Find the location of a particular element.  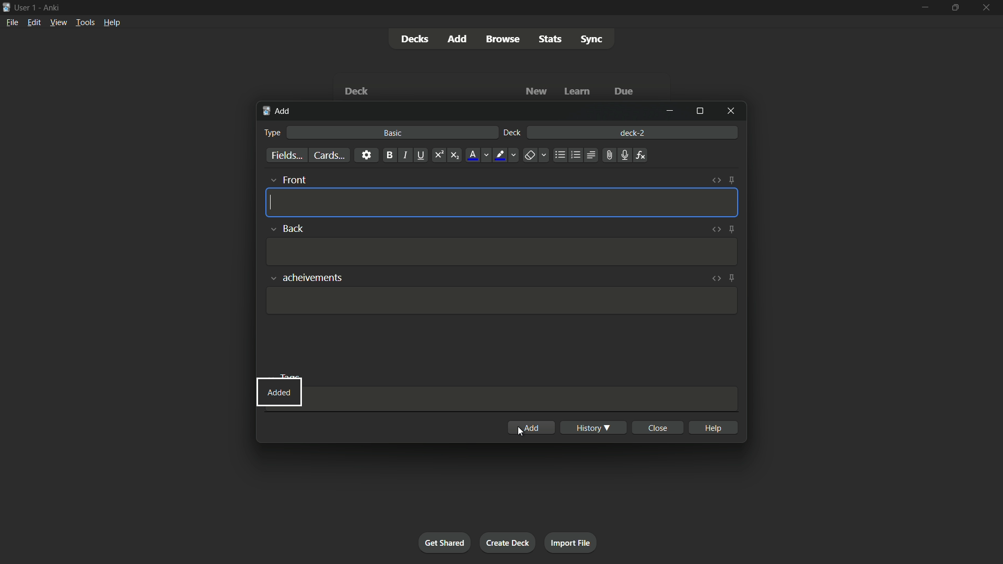

close window is located at coordinates (730, 112).